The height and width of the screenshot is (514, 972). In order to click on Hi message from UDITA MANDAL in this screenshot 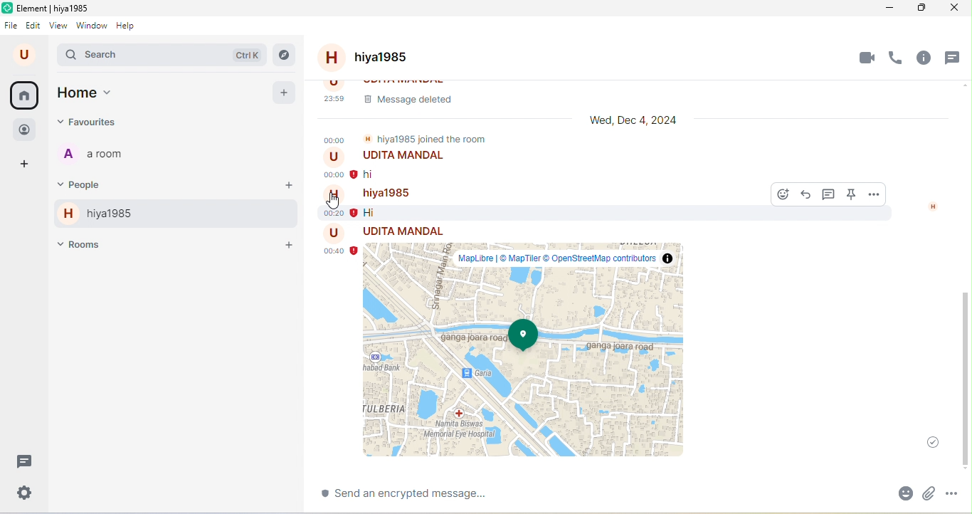, I will do `click(426, 167)`.